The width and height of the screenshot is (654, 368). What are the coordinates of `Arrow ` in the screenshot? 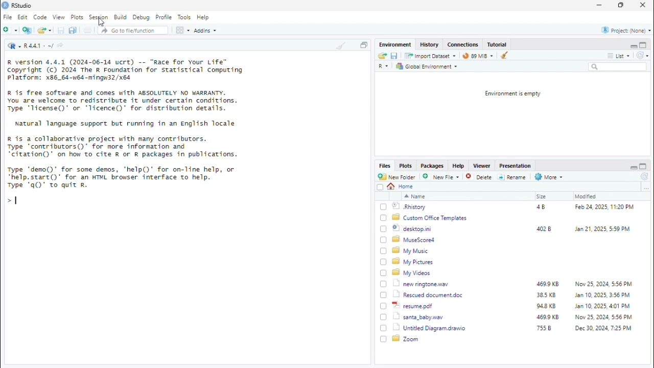 It's located at (9, 200).